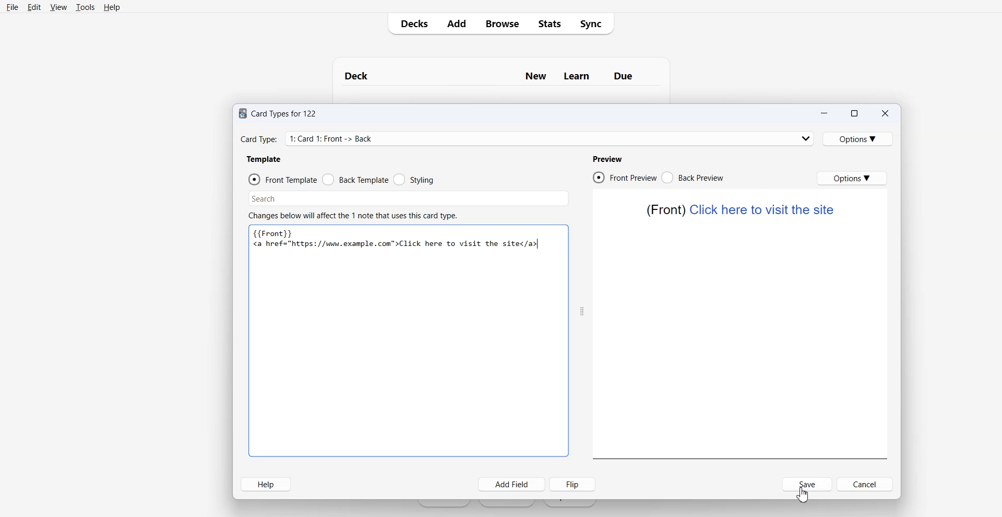  I want to click on Text 2, so click(353, 216).